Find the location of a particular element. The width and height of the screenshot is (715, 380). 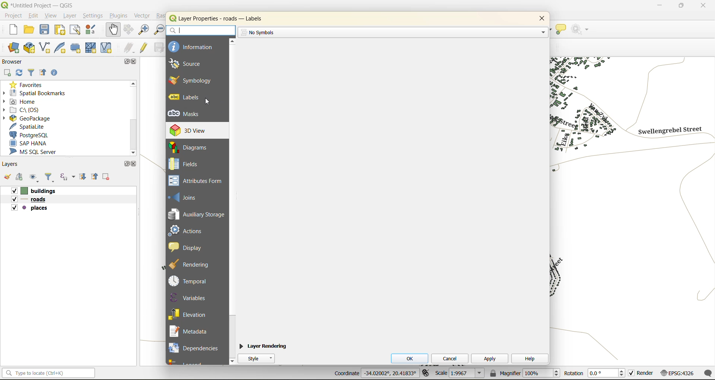

joins is located at coordinates (187, 197).